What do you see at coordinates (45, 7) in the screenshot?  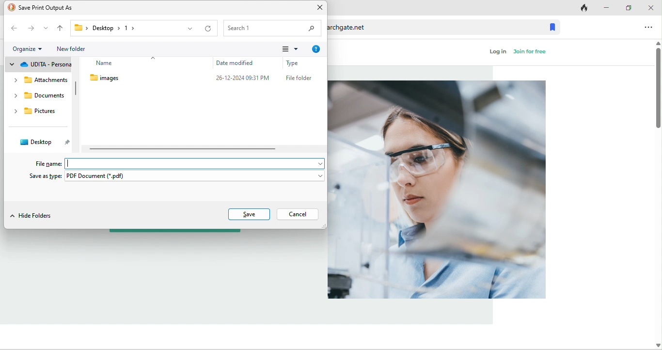 I see `save print output as` at bounding box center [45, 7].